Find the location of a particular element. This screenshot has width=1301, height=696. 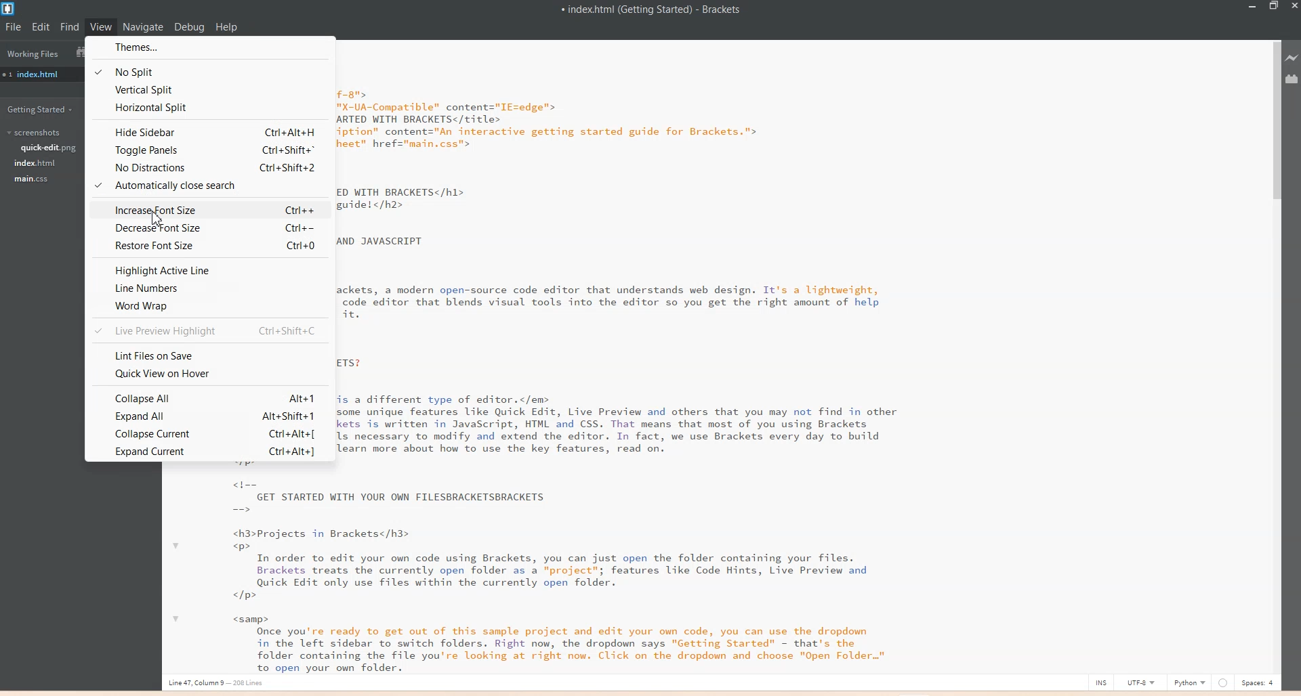

Automatically close Search is located at coordinates (209, 187).